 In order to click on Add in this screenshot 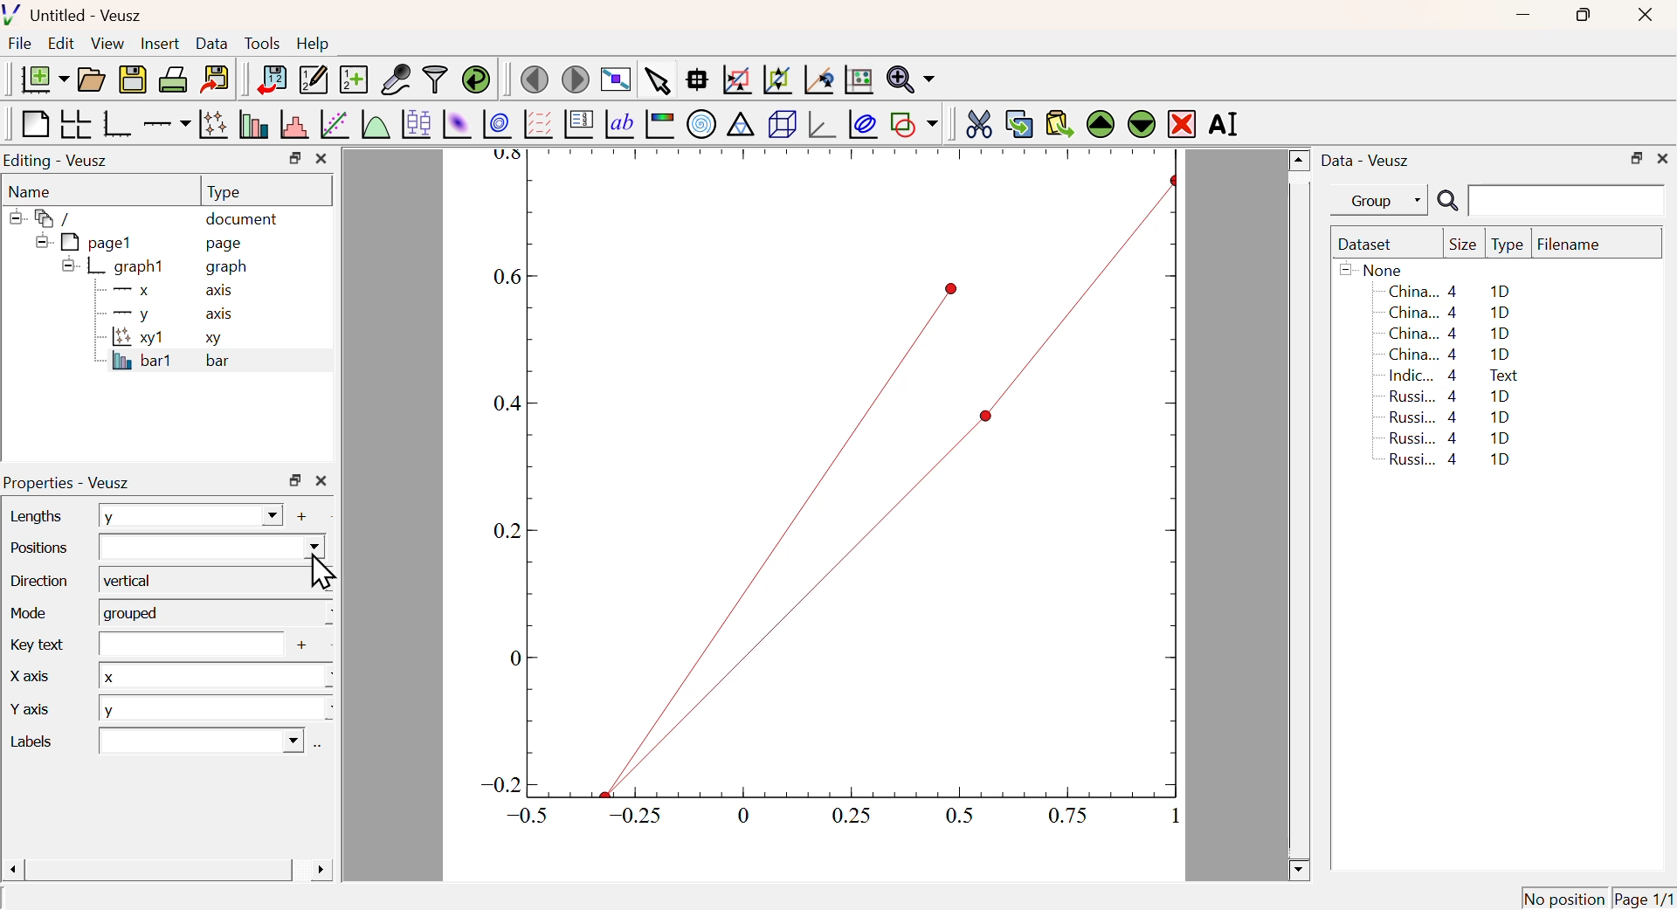, I will do `click(305, 647)`.